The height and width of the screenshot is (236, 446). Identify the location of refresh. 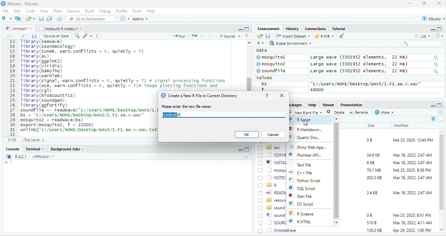
(438, 36).